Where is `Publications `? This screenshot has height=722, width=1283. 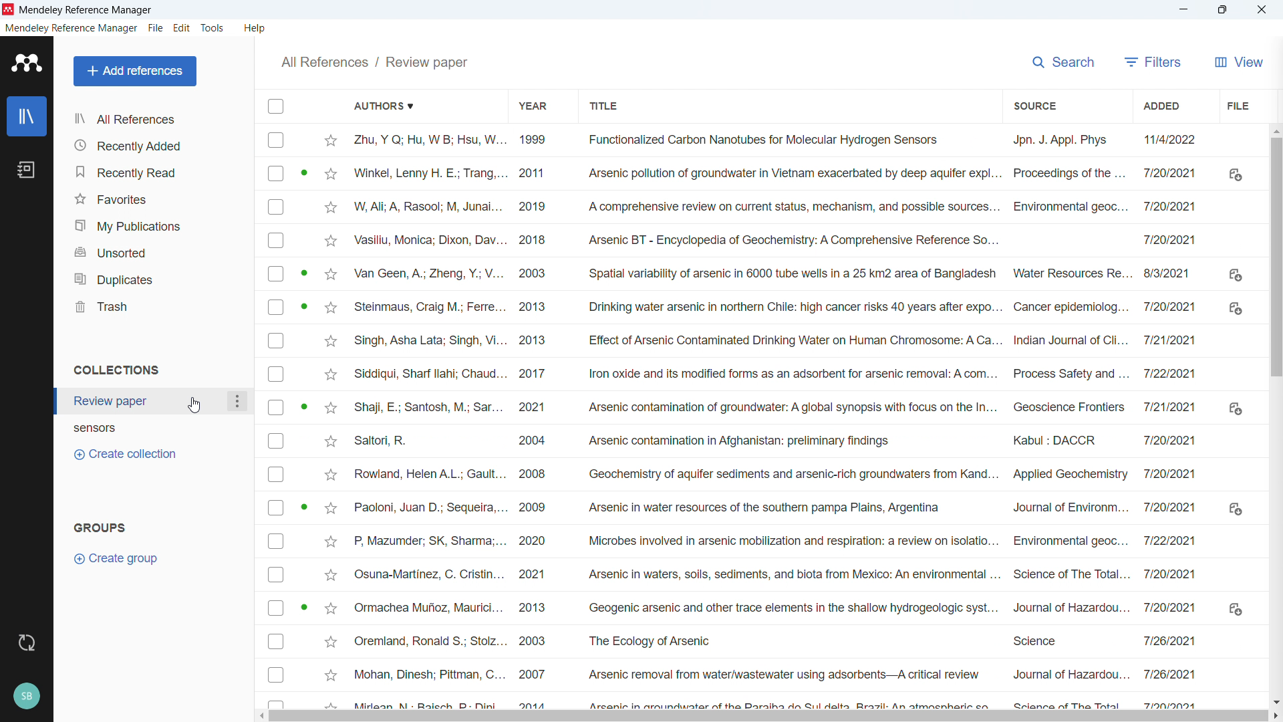 Publications  is located at coordinates (156, 226).